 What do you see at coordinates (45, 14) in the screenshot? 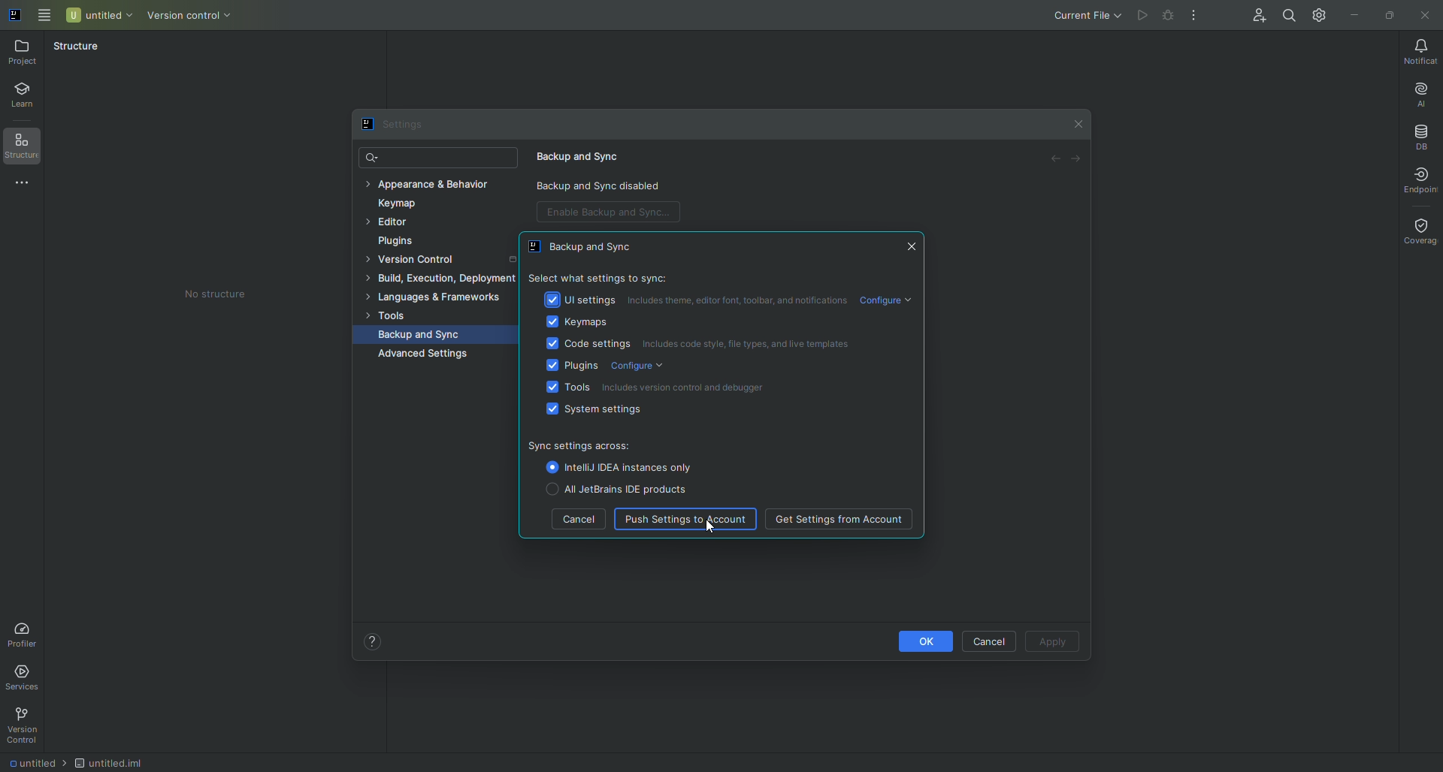
I see `Main Menu` at bounding box center [45, 14].